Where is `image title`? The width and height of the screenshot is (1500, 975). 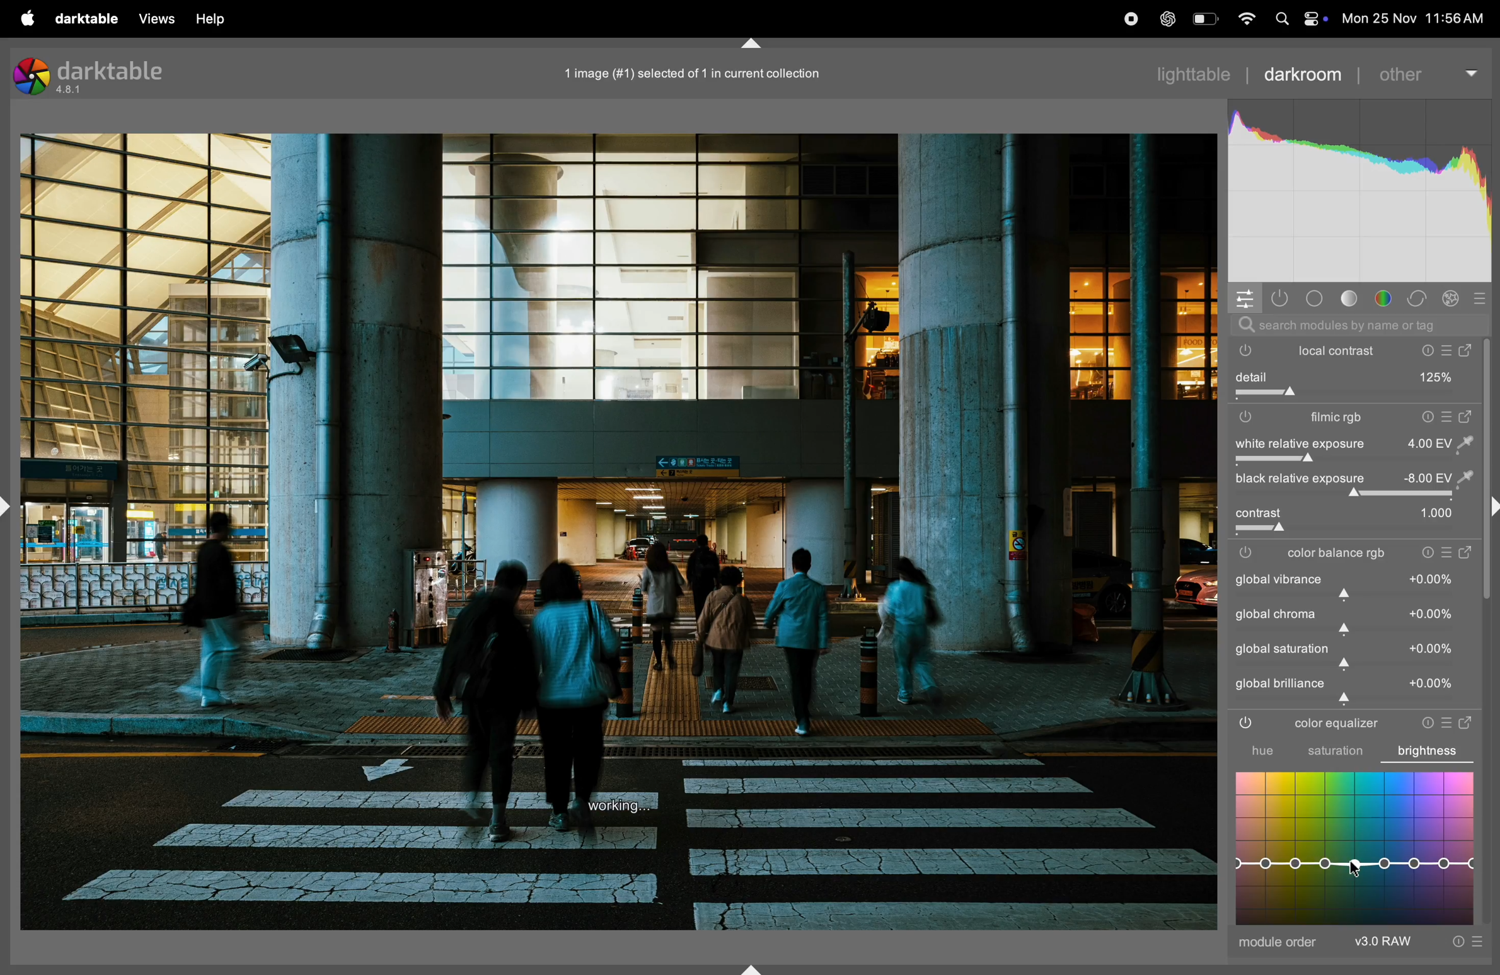 image title is located at coordinates (711, 73).